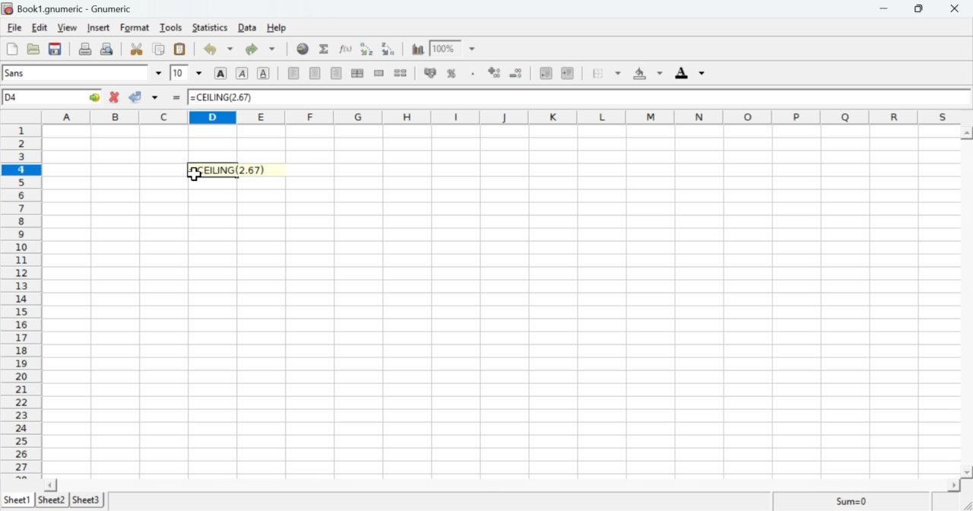 The image size is (973, 511). Describe the element at coordinates (220, 73) in the screenshot. I see `Bold` at that location.